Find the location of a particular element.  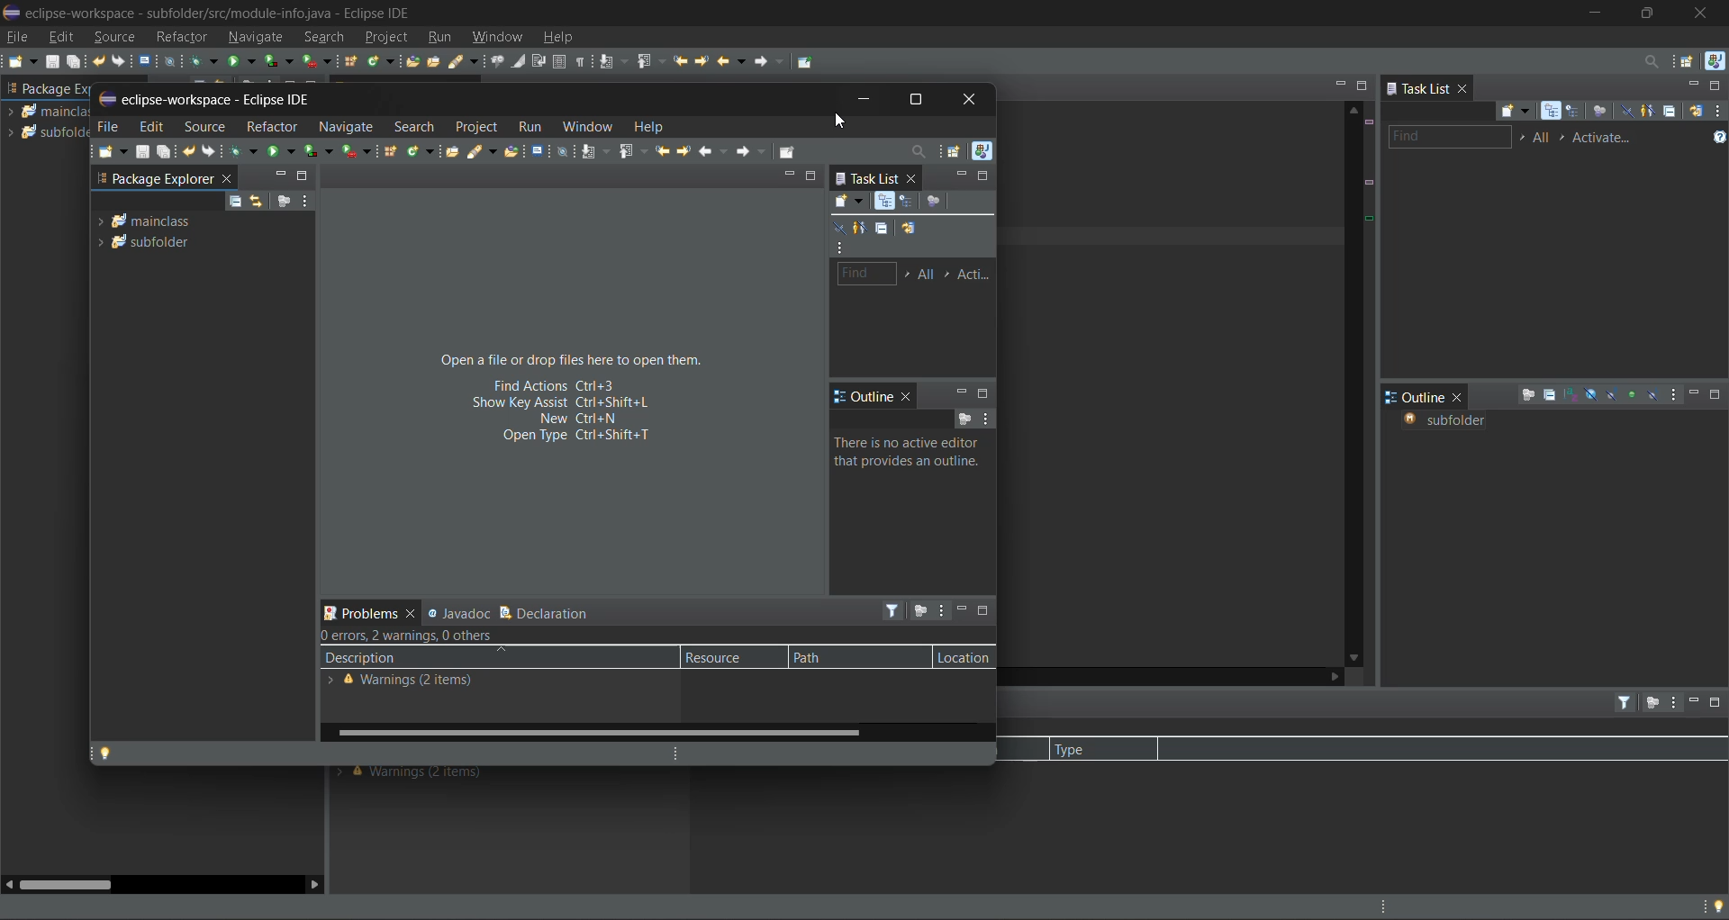

select active task is located at coordinates (947, 272).